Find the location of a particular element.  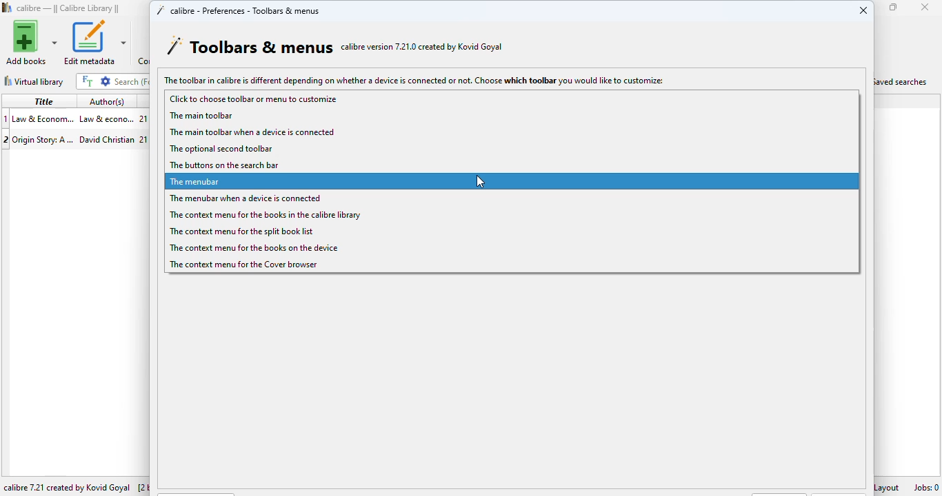

advanced search is located at coordinates (106, 81).